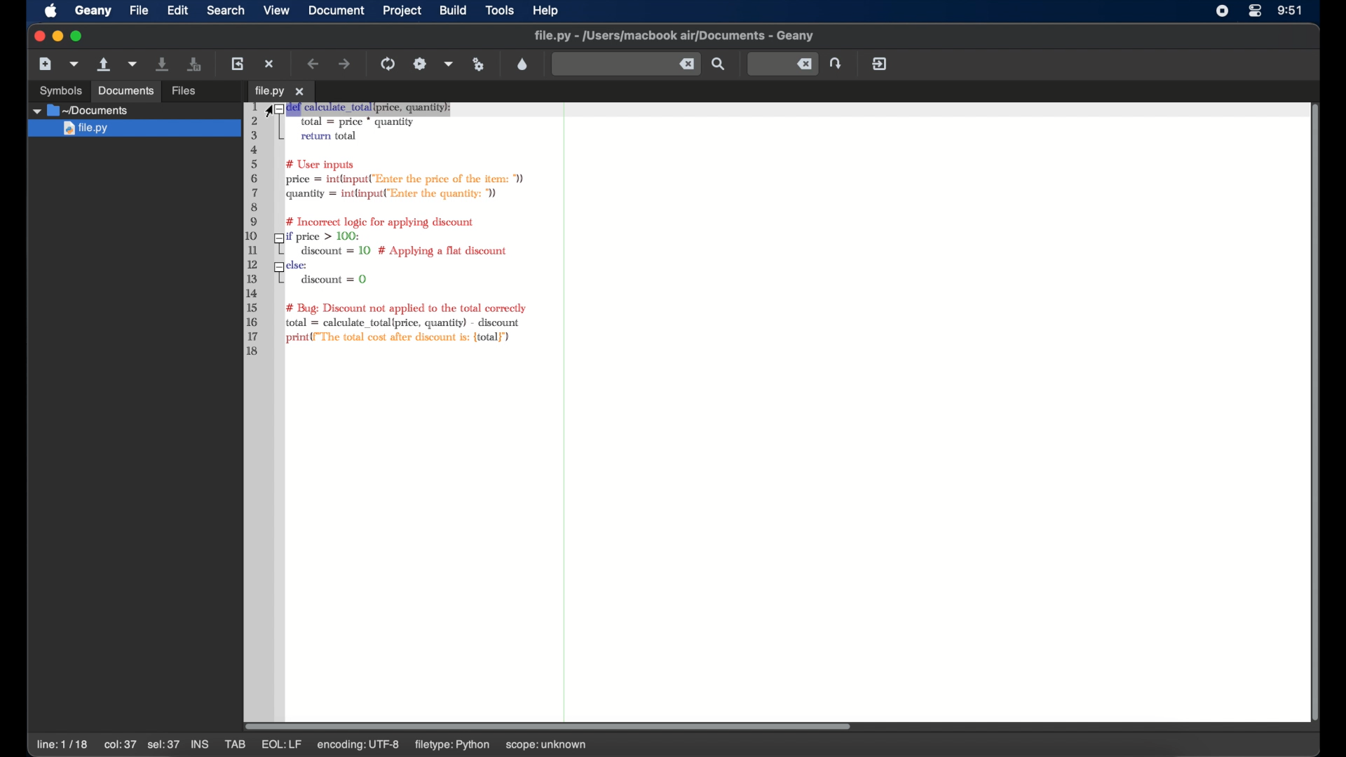 The image size is (1346, 757). What do you see at coordinates (523, 64) in the screenshot?
I see `color chooser dialog` at bounding box center [523, 64].